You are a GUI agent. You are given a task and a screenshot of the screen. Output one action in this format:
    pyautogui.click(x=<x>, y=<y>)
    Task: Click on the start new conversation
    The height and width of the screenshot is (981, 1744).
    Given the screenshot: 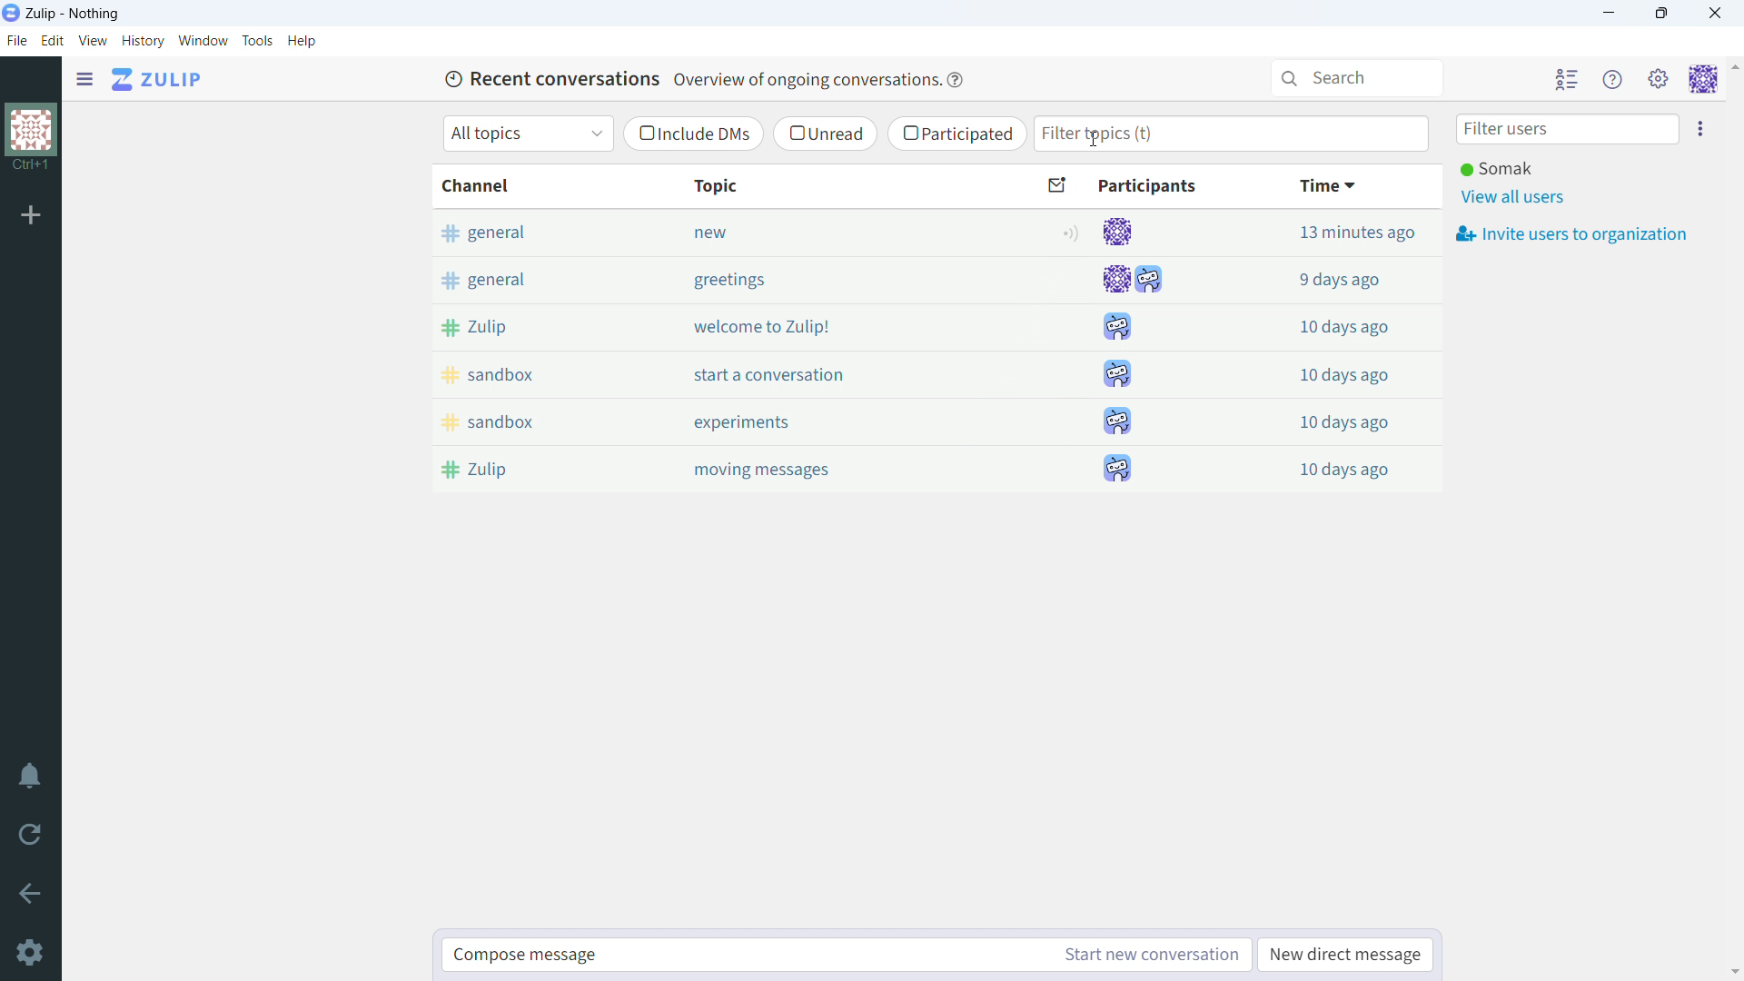 What is the action you would take?
    pyautogui.click(x=1147, y=956)
    